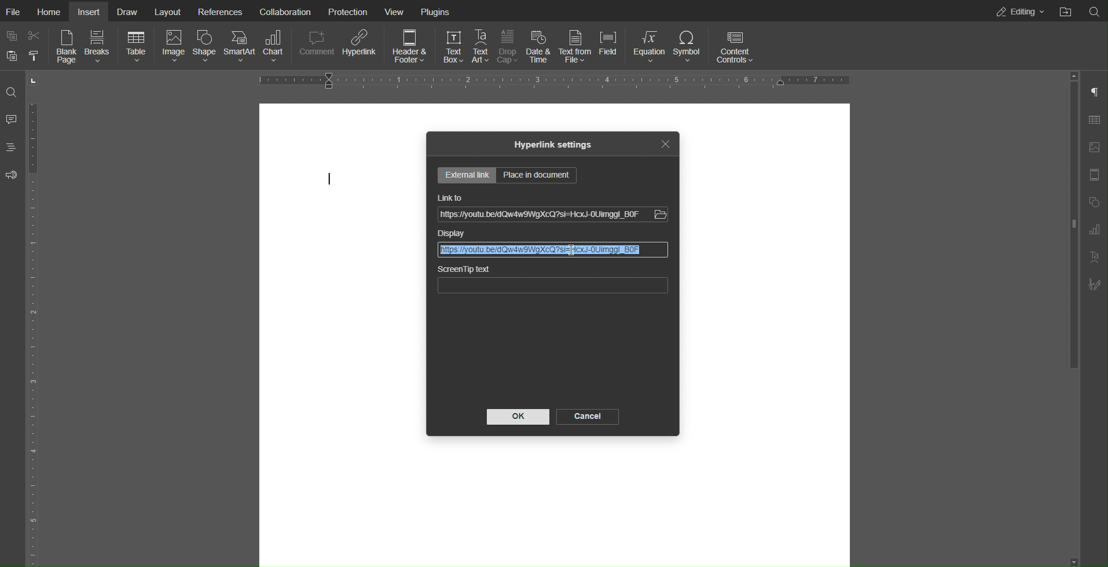  I want to click on Text Art, so click(1092, 259).